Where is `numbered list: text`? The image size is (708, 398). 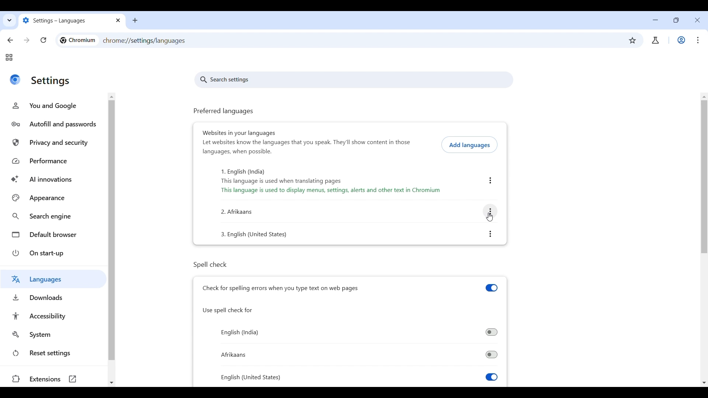
numbered list: text is located at coordinates (302, 181).